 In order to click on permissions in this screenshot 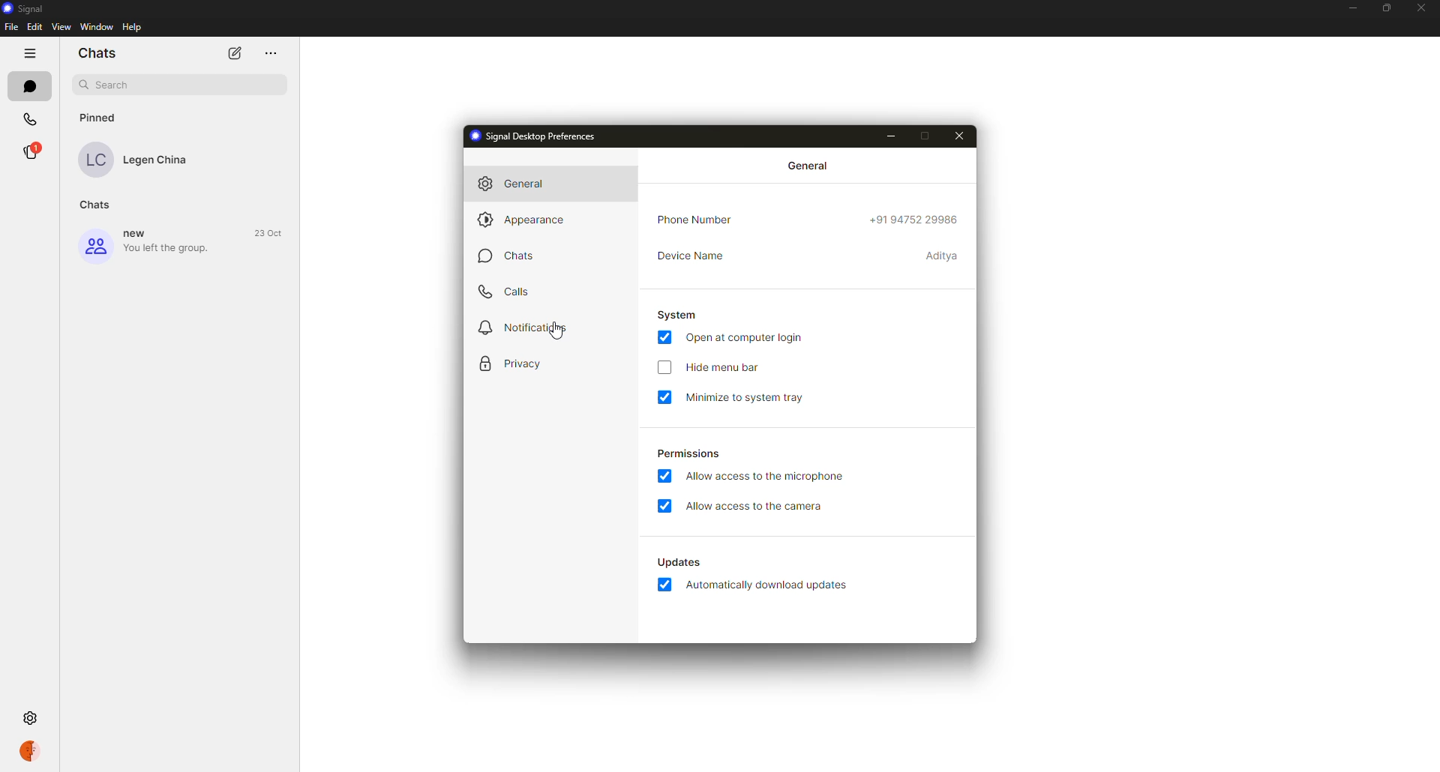, I will do `click(691, 453)`.